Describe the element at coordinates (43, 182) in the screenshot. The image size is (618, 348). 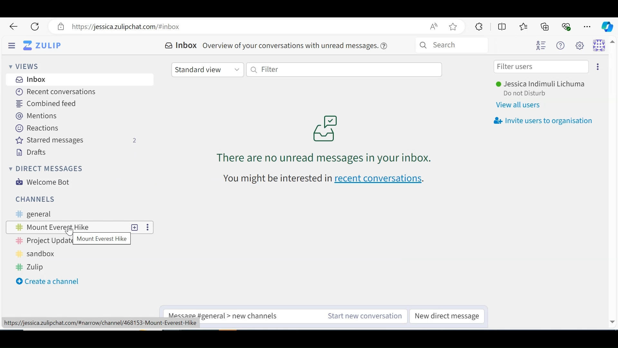
I see `Welcome Bot` at that location.